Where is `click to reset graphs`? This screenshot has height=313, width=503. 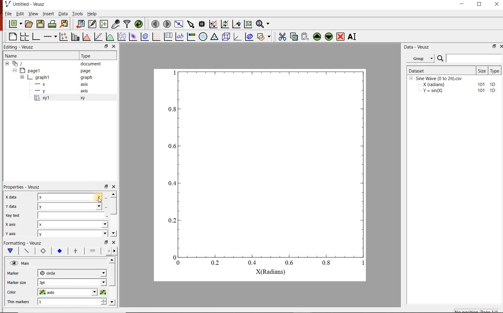
click to reset graphs is located at coordinates (248, 24).